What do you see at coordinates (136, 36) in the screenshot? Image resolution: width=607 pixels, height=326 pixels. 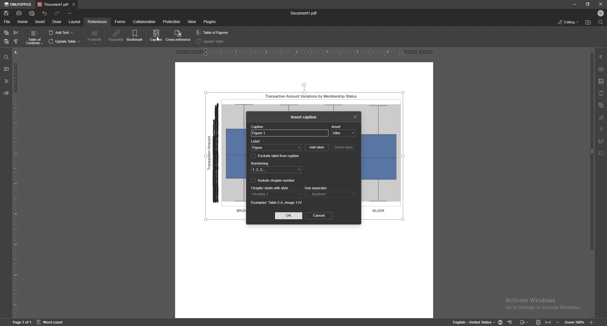 I see `bookmark` at bounding box center [136, 36].